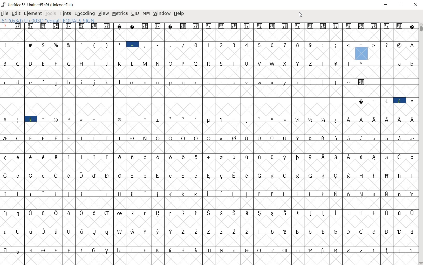 The height and width of the screenshot is (265, 423). I want to click on UNTITLED5* UNTITLED5.SFD (UNICODEFULL), so click(39, 4).